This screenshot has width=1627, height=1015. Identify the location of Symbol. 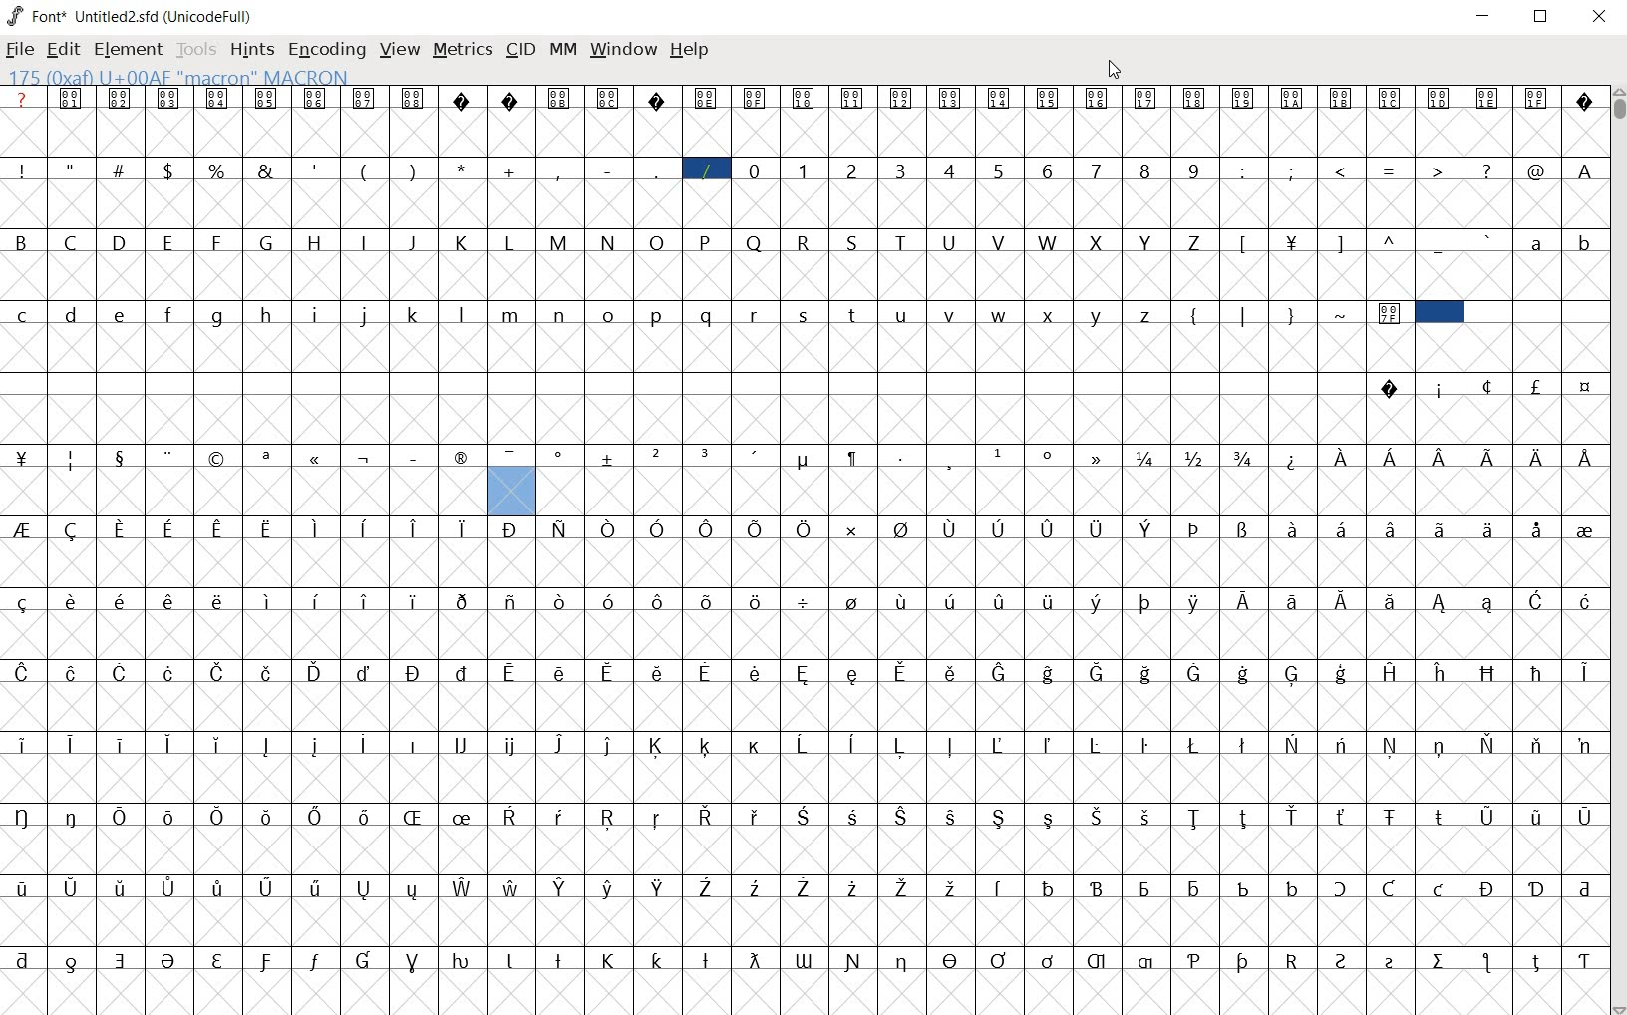
(24, 458).